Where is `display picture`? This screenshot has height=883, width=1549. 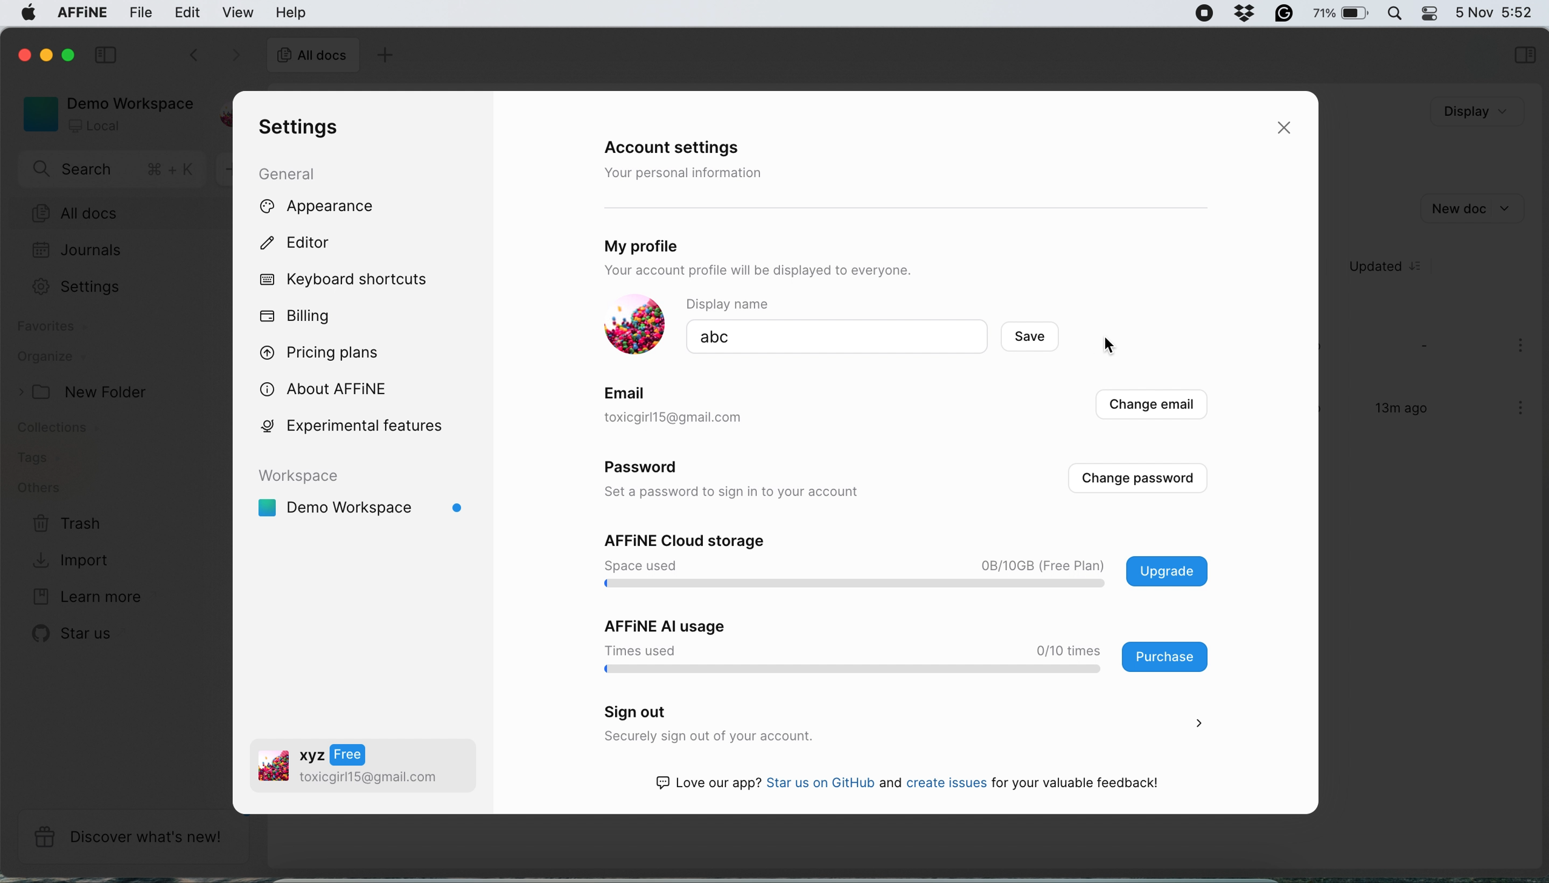 display picture is located at coordinates (629, 326).